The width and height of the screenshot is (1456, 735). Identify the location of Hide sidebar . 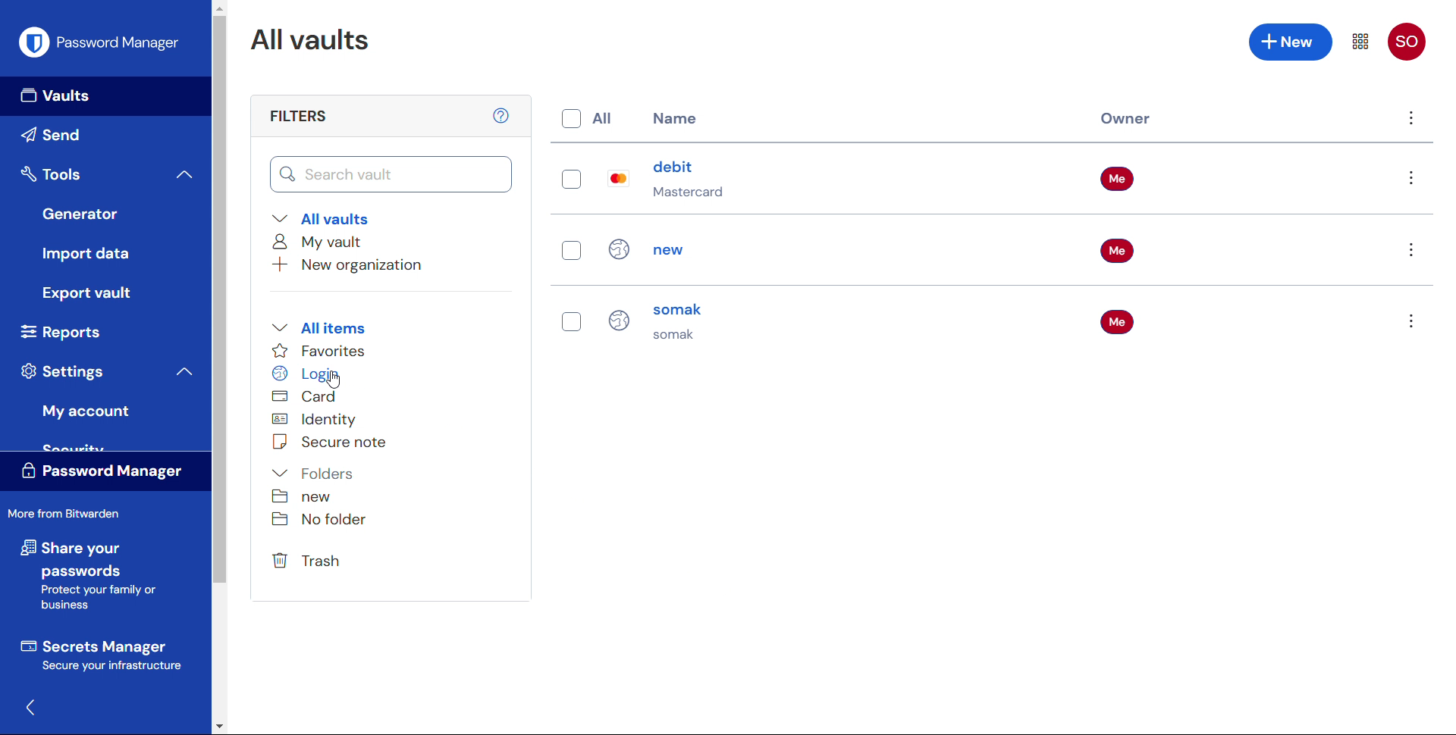
(35, 710).